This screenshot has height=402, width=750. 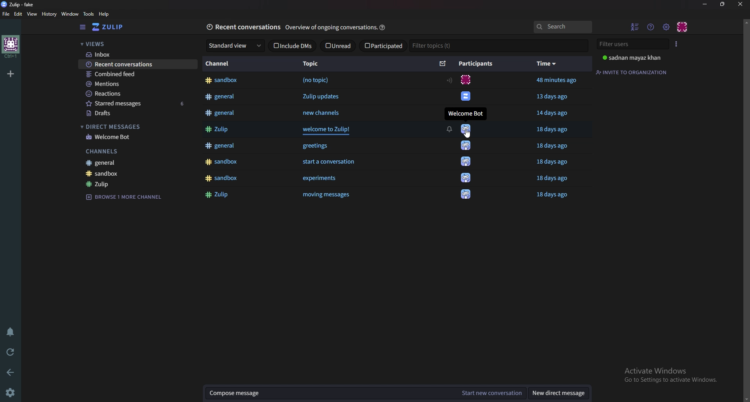 I want to click on New direct message, so click(x=559, y=394).